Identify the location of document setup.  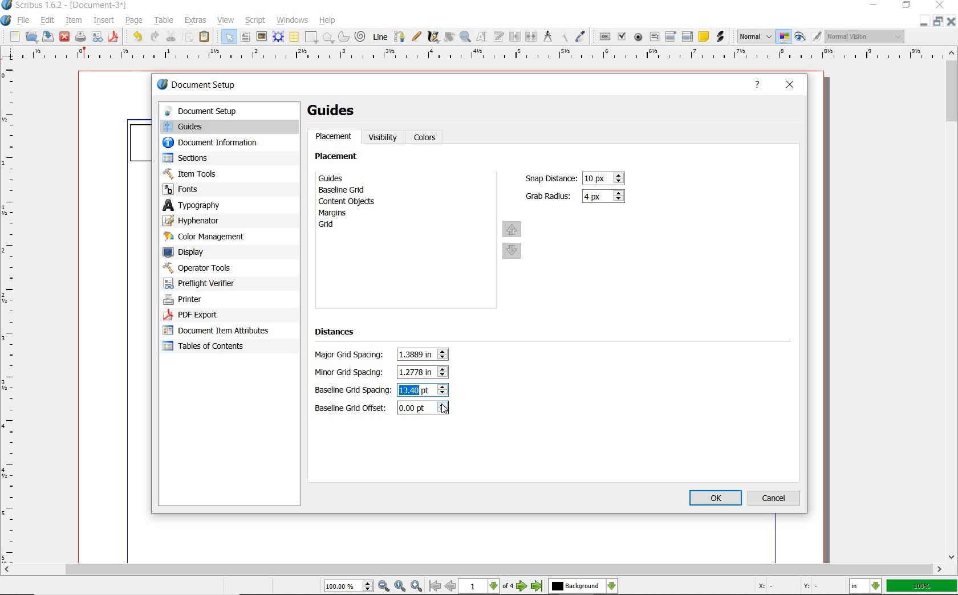
(209, 86).